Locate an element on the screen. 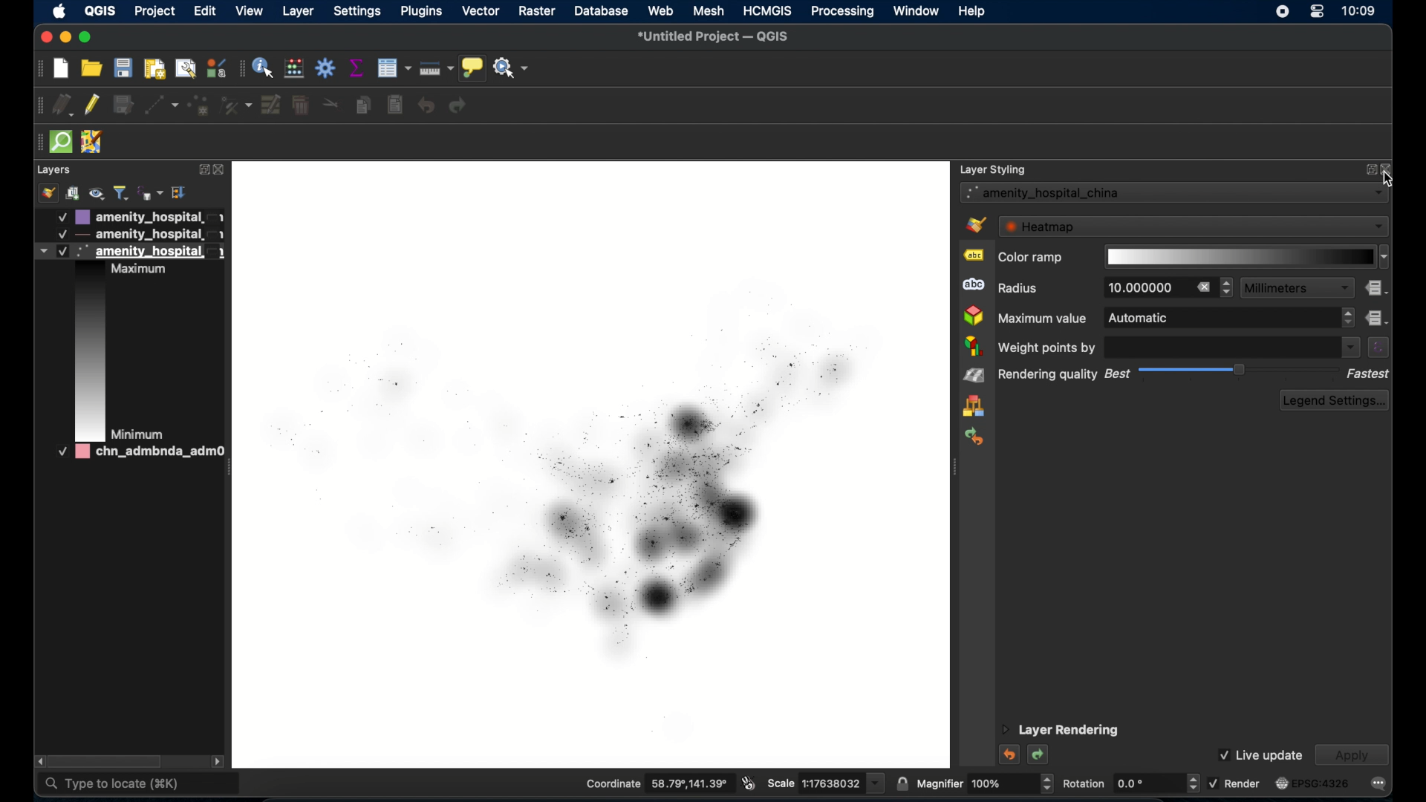 This screenshot has height=802, width=1426. database is located at coordinates (602, 10).